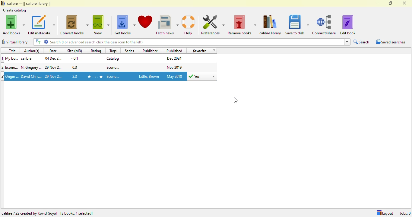 The height and width of the screenshot is (217, 412). What do you see at coordinates (297, 25) in the screenshot?
I see `save to disk` at bounding box center [297, 25].